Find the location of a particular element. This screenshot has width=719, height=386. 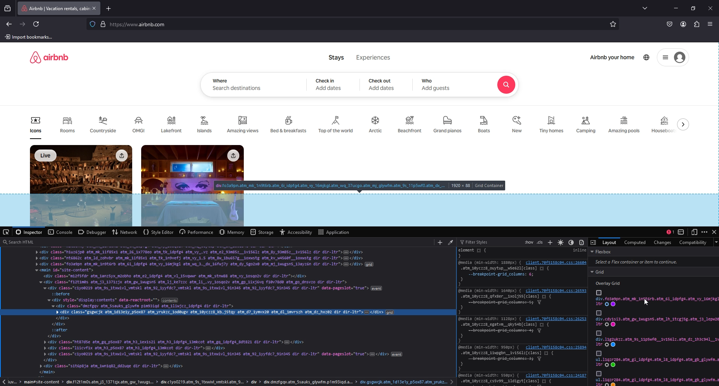

where is located at coordinates (220, 81).